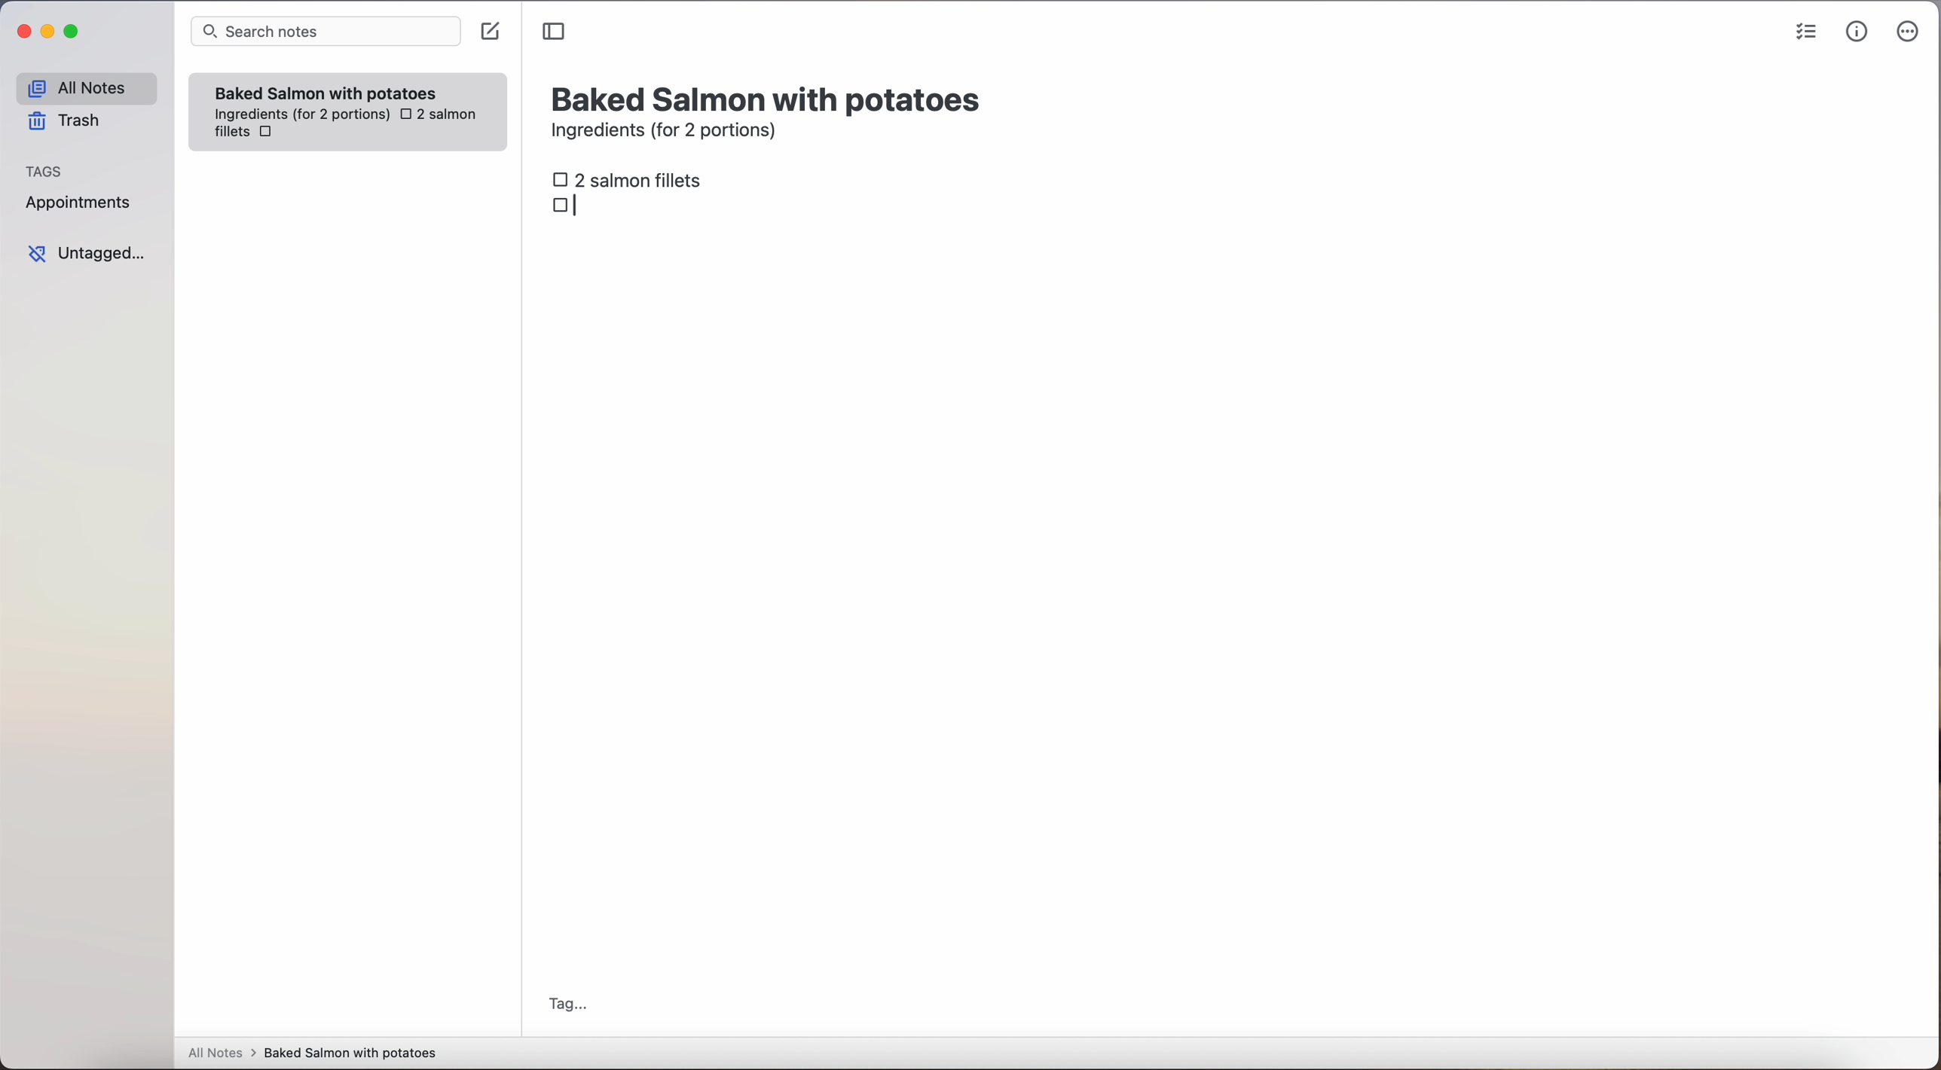 The image size is (1941, 1070). What do you see at coordinates (80, 200) in the screenshot?
I see `appointments tag` at bounding box center [80, 200].